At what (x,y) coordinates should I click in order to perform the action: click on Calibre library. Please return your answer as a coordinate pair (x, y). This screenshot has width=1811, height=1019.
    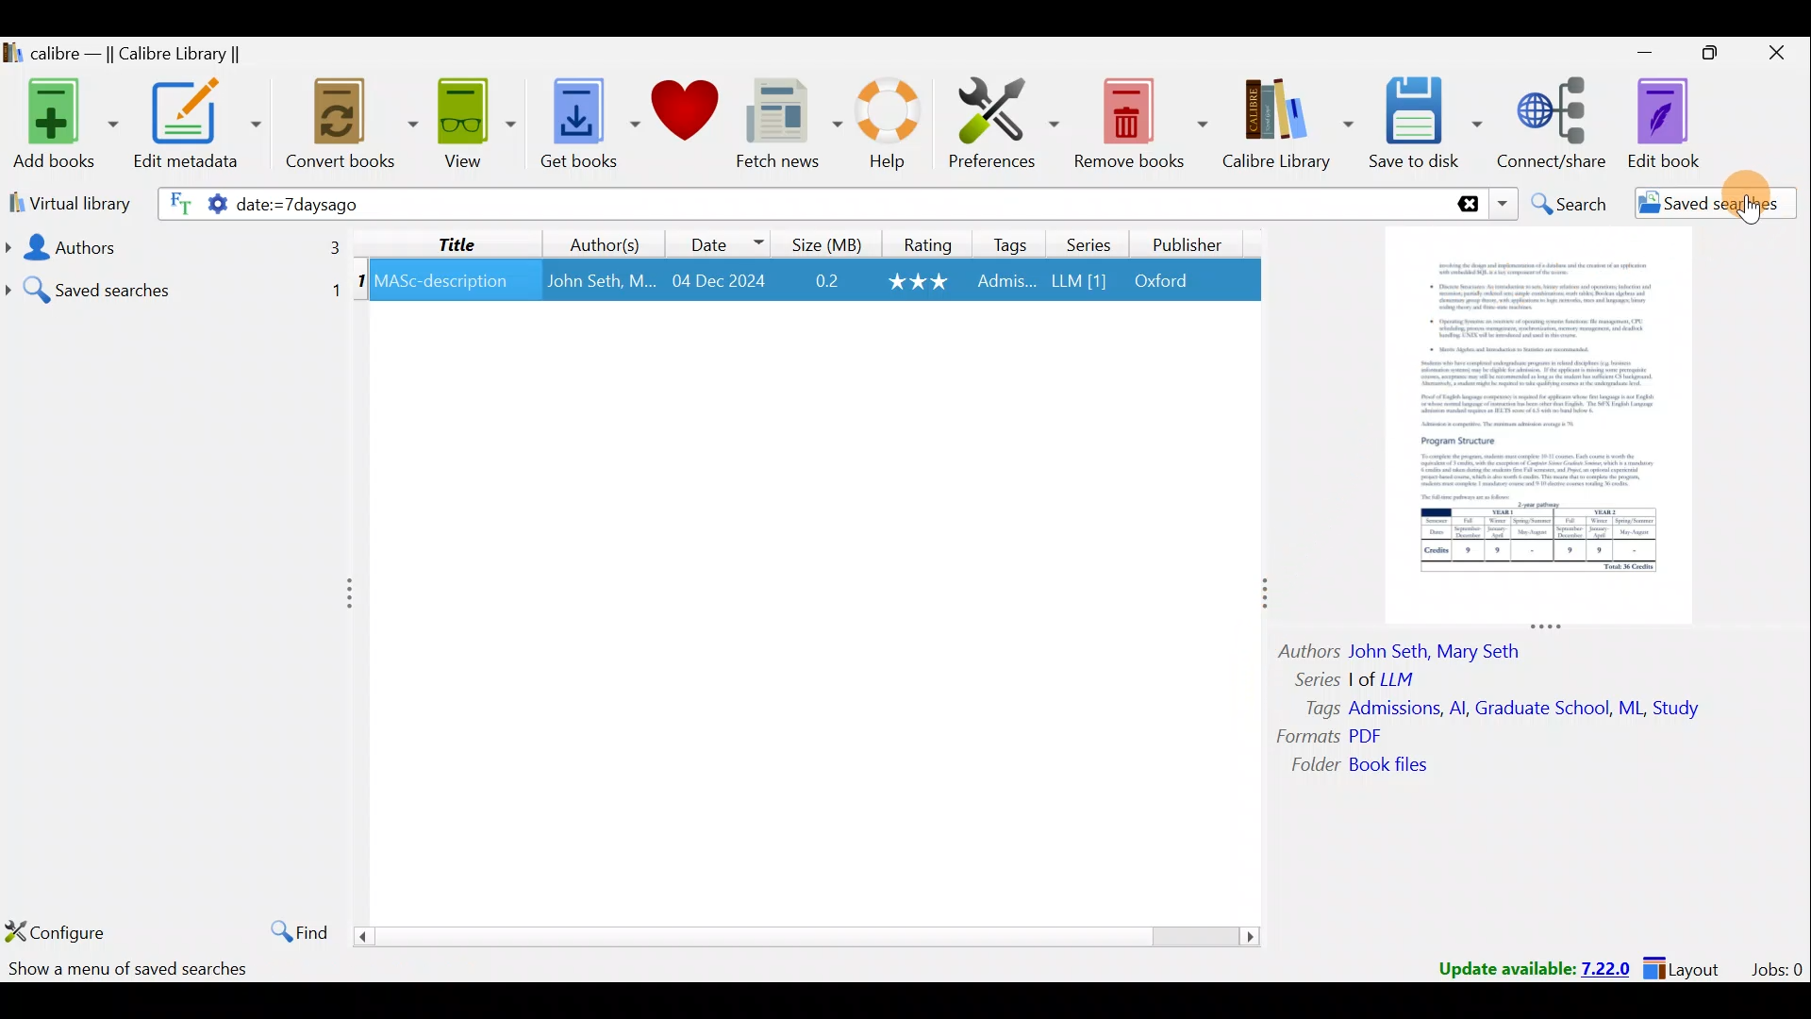
    Looking at the image, I should click on (1290, 125).